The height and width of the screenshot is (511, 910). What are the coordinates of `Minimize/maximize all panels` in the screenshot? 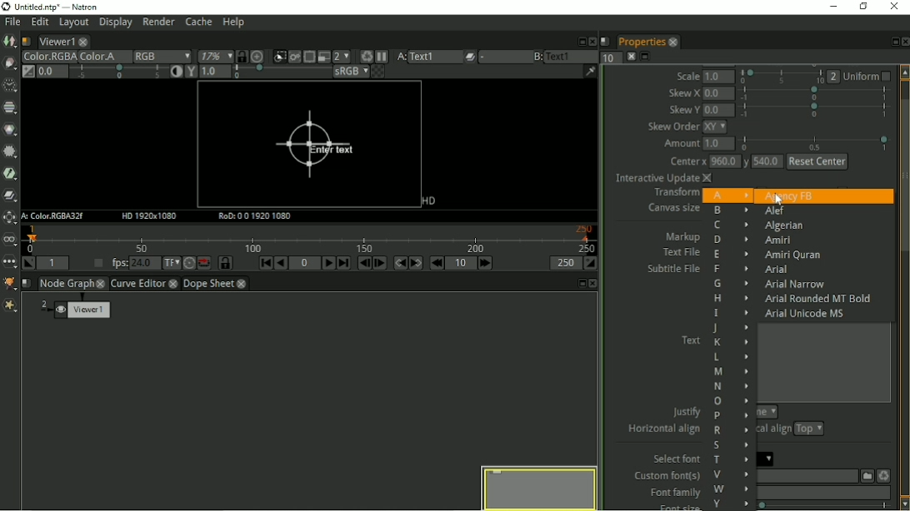 It's located at (647, 57).